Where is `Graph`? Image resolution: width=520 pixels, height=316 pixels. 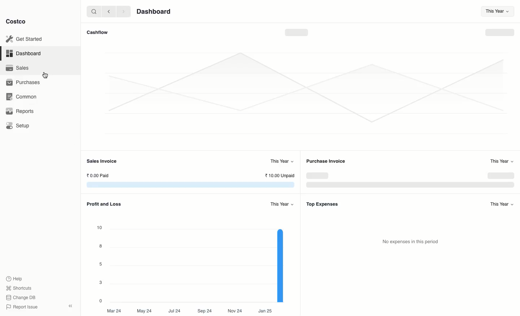 Graph is located at coordinates (298, 80).